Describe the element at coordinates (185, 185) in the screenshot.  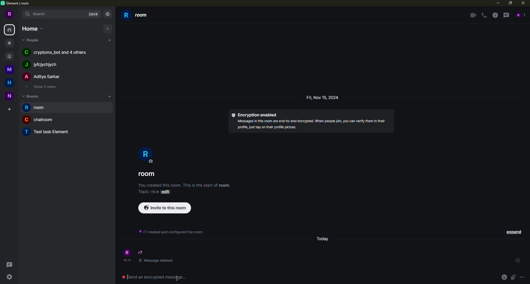
I see `info` at that location.